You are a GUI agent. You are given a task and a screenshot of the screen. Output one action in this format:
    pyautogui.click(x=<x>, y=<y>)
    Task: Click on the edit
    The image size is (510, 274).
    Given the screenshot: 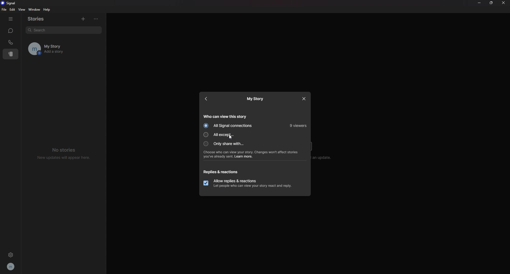 What is the action you would take?
    pyautogui.click(x=12, y=10)
    